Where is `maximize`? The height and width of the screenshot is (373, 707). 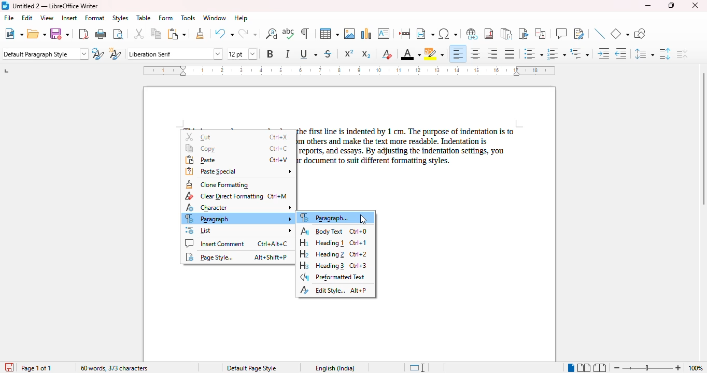 maximize is located at coordinates (672, 5).